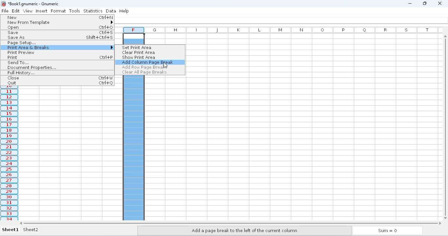  What do you see at coordinates (12, 17) in the screenshot?
I see `new` at bounding box center [12, 17].